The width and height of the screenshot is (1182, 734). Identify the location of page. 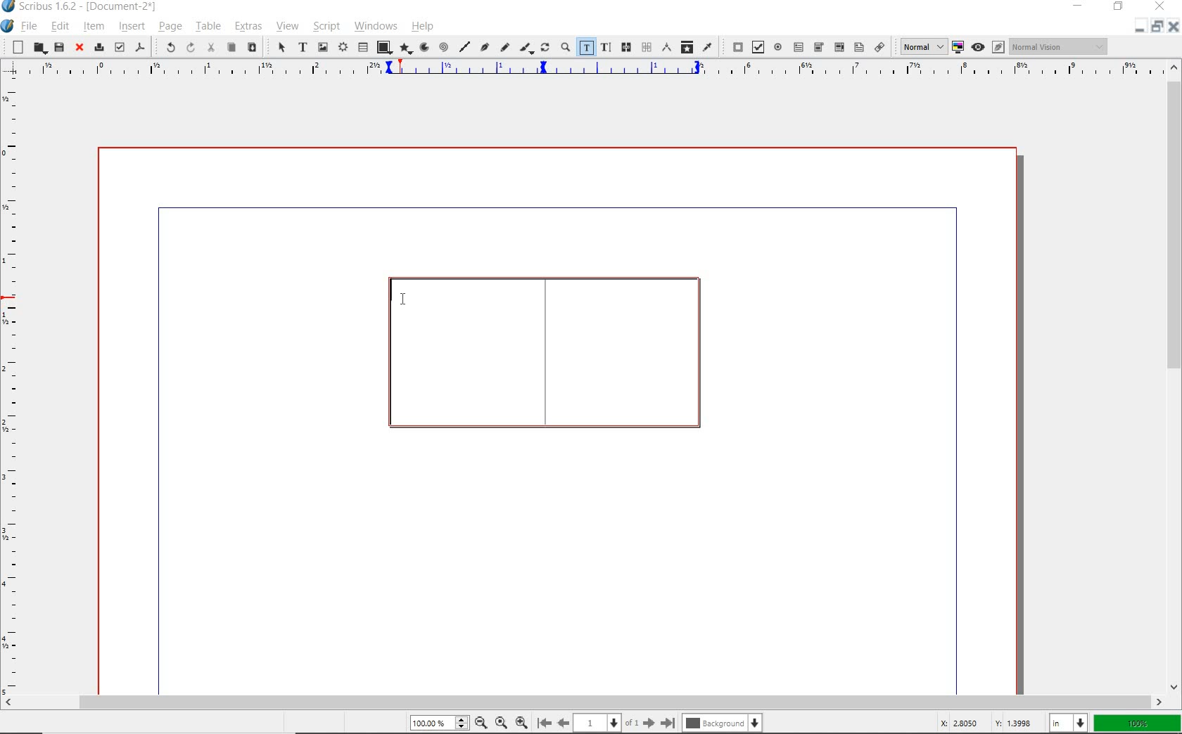
(168, 27).